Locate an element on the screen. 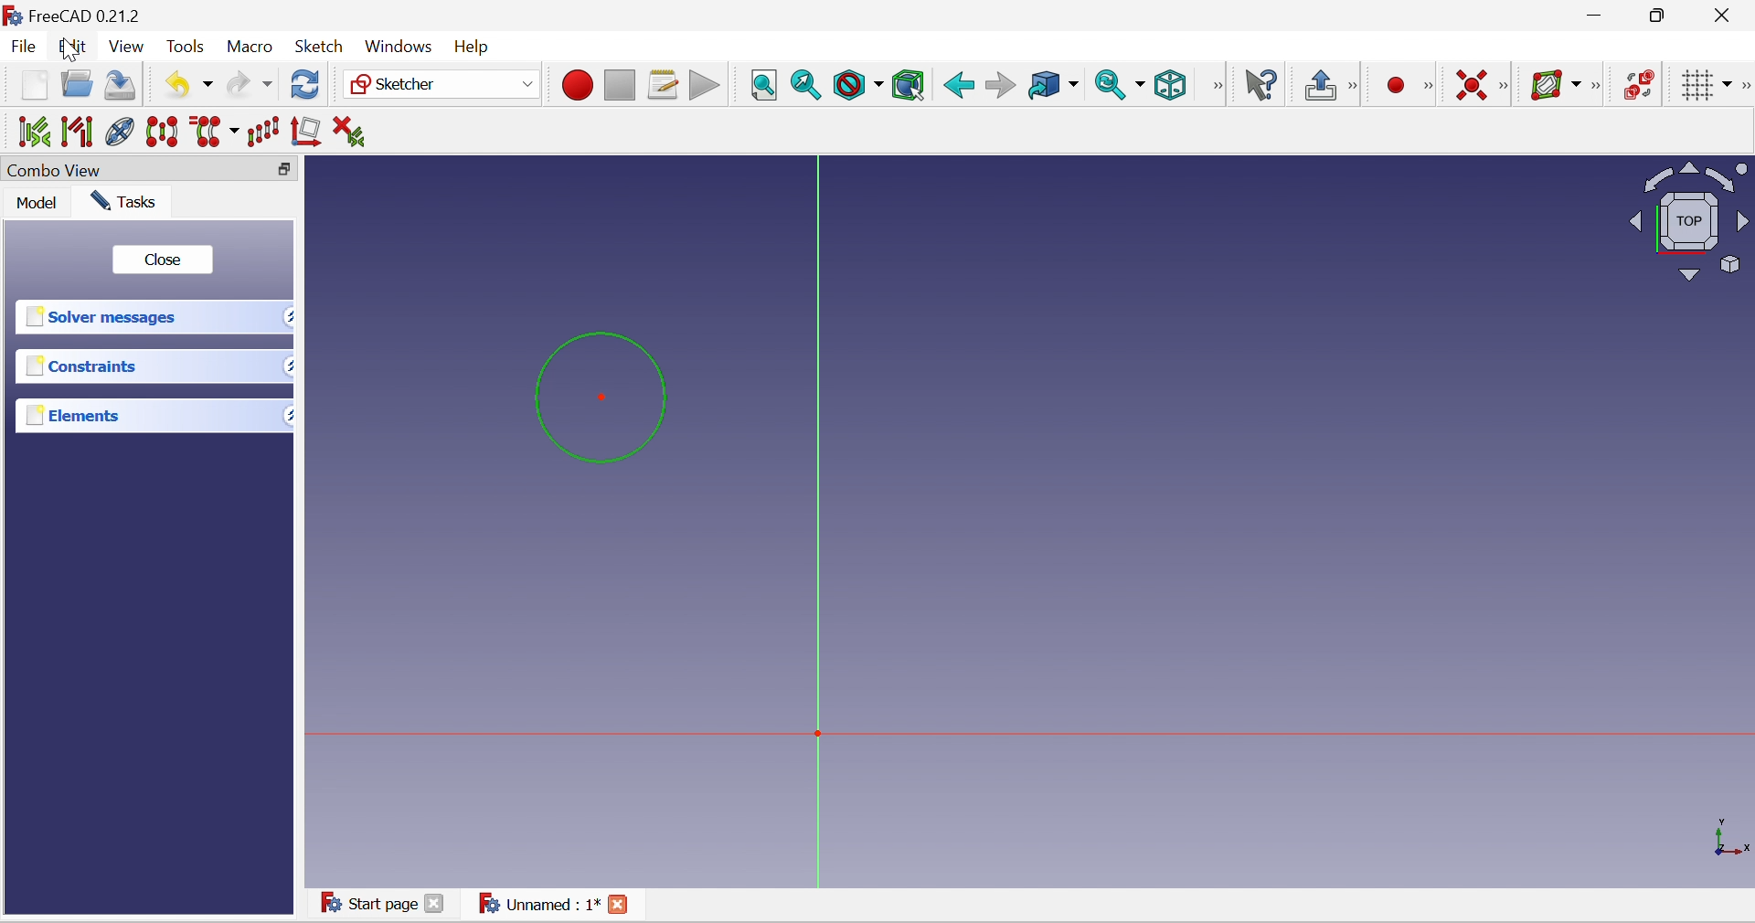 This screenshot has width=1755, height=923. Delete all constraints is located at coordinates (350, 132).